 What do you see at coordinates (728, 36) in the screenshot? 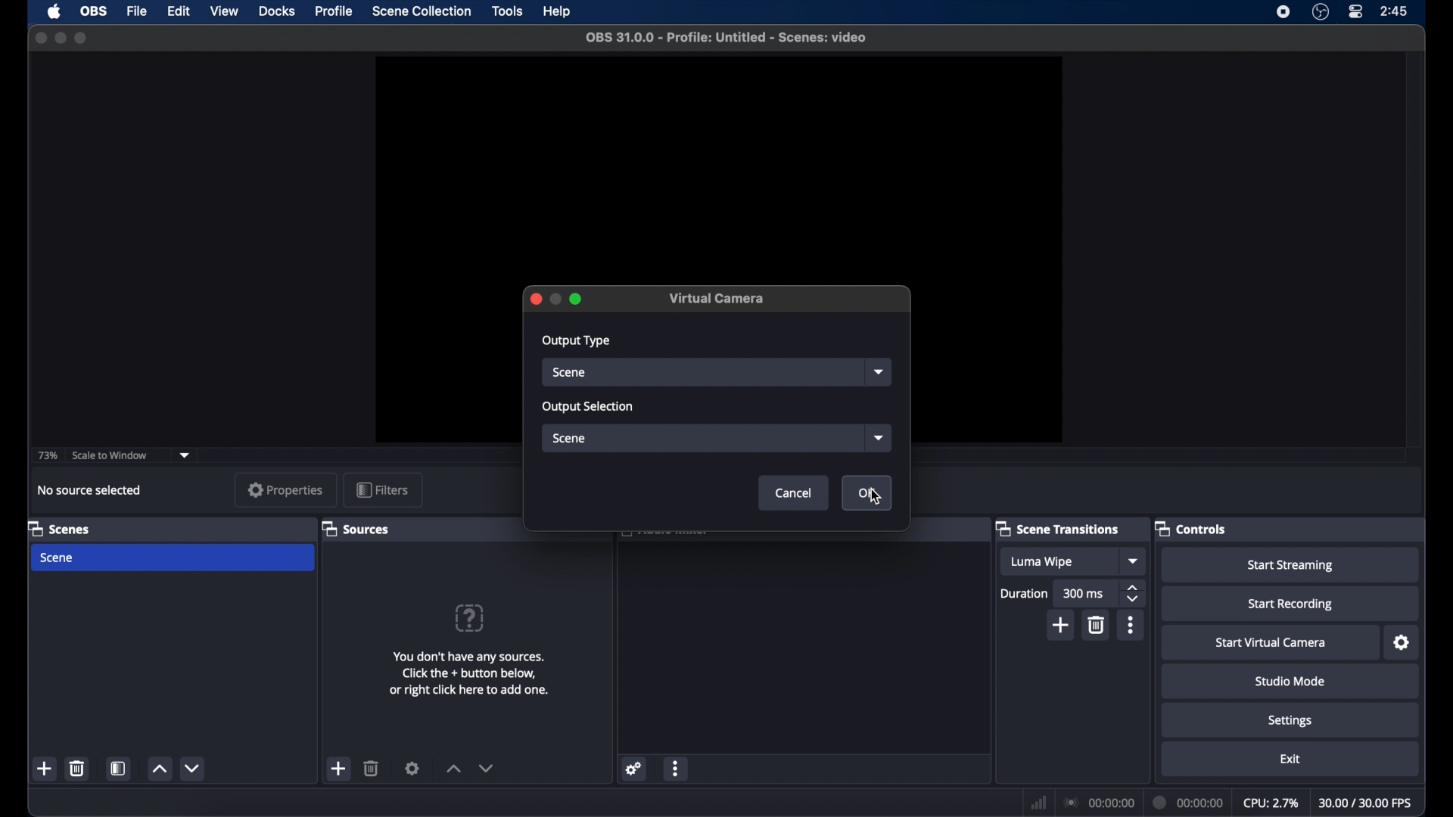
I see `file name` at bounding box center [728, 36].